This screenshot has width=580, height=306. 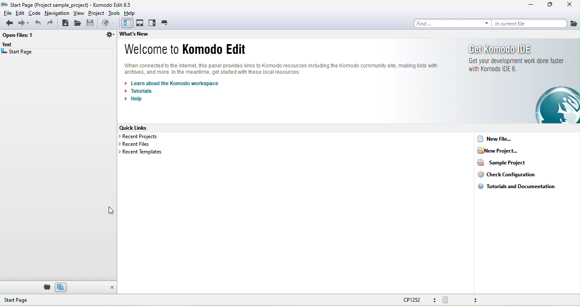 I want to click on code, so click(x=35, y=13).